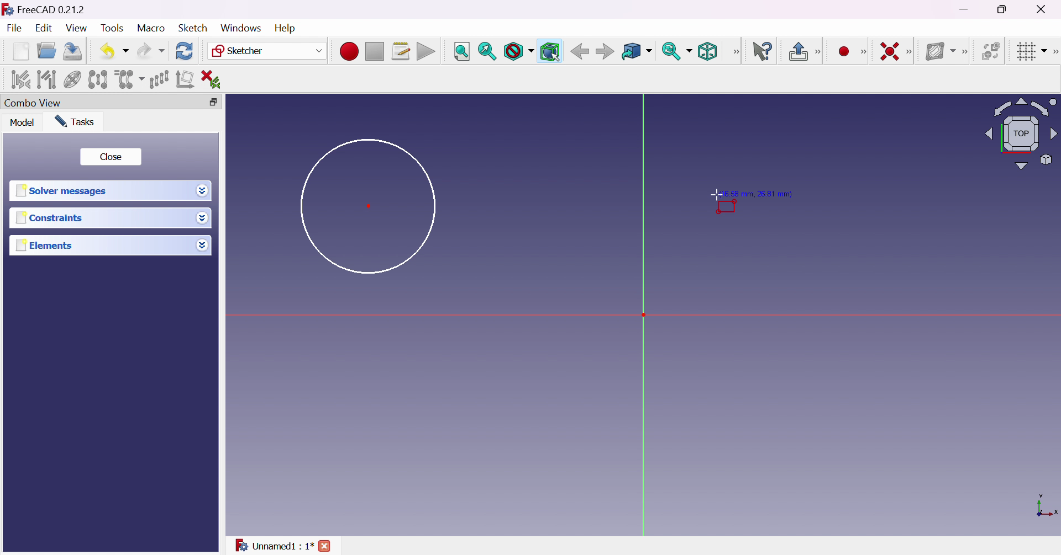 The image size is (1061, 555). Describe the element at coordinates (993, 51) in the screenshot. I see `Switch virtual space` at that location.